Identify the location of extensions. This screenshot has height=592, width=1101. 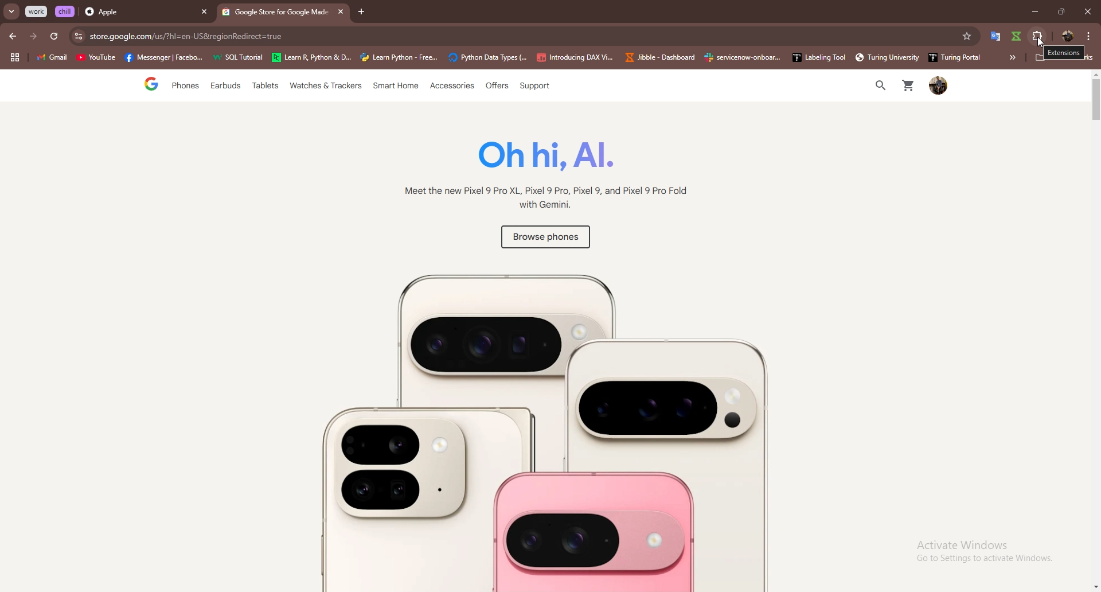
(1037, 36).